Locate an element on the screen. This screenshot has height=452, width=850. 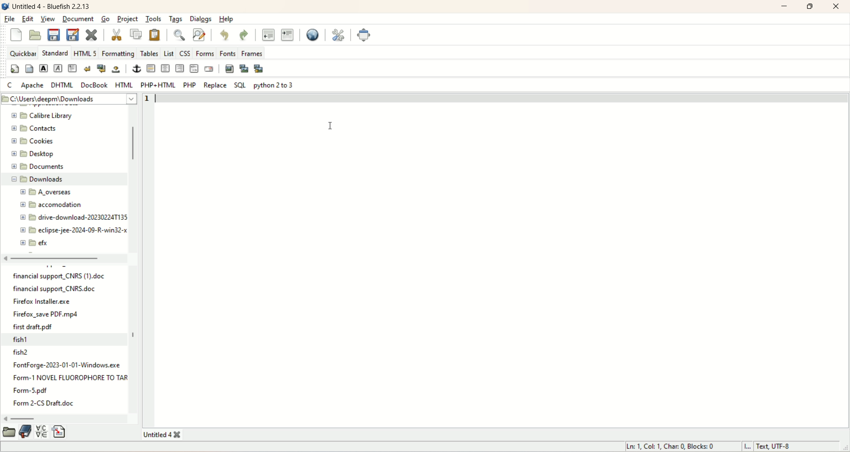
DHTML is located at coordinates (63, 86).